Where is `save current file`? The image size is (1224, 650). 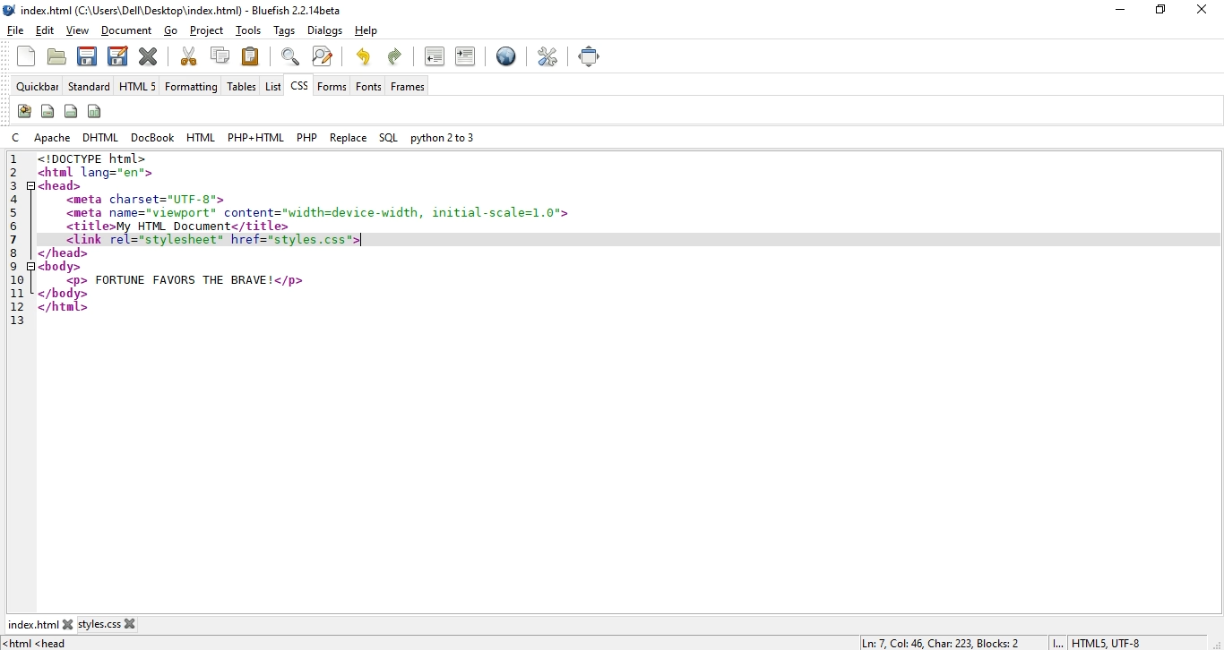
save current file is located at coordinates (86, 55).